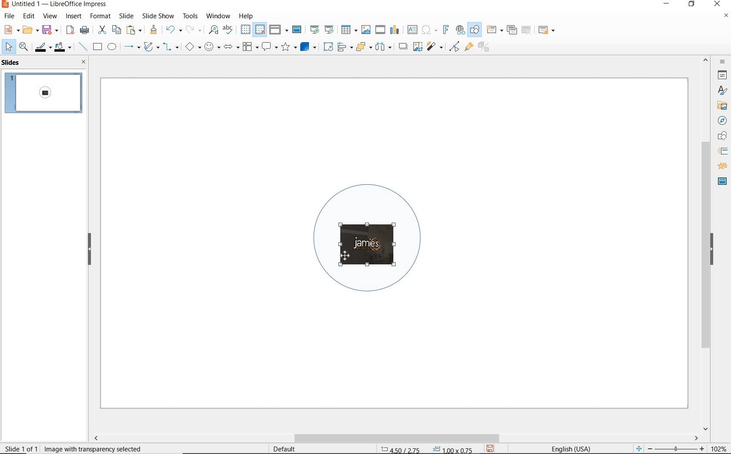 This screenshot has width=731, height=454. What do you see at coordinates (467, 47) in the screenshot?
I see `show gluepoint functions` at bounding box center [467, 47].